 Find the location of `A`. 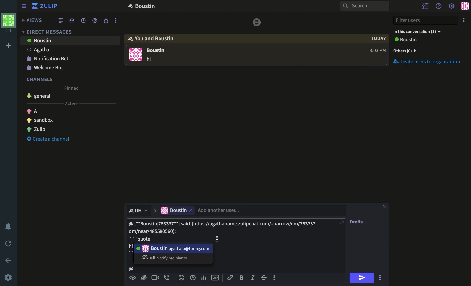

A is located at coordinates (34, 111).